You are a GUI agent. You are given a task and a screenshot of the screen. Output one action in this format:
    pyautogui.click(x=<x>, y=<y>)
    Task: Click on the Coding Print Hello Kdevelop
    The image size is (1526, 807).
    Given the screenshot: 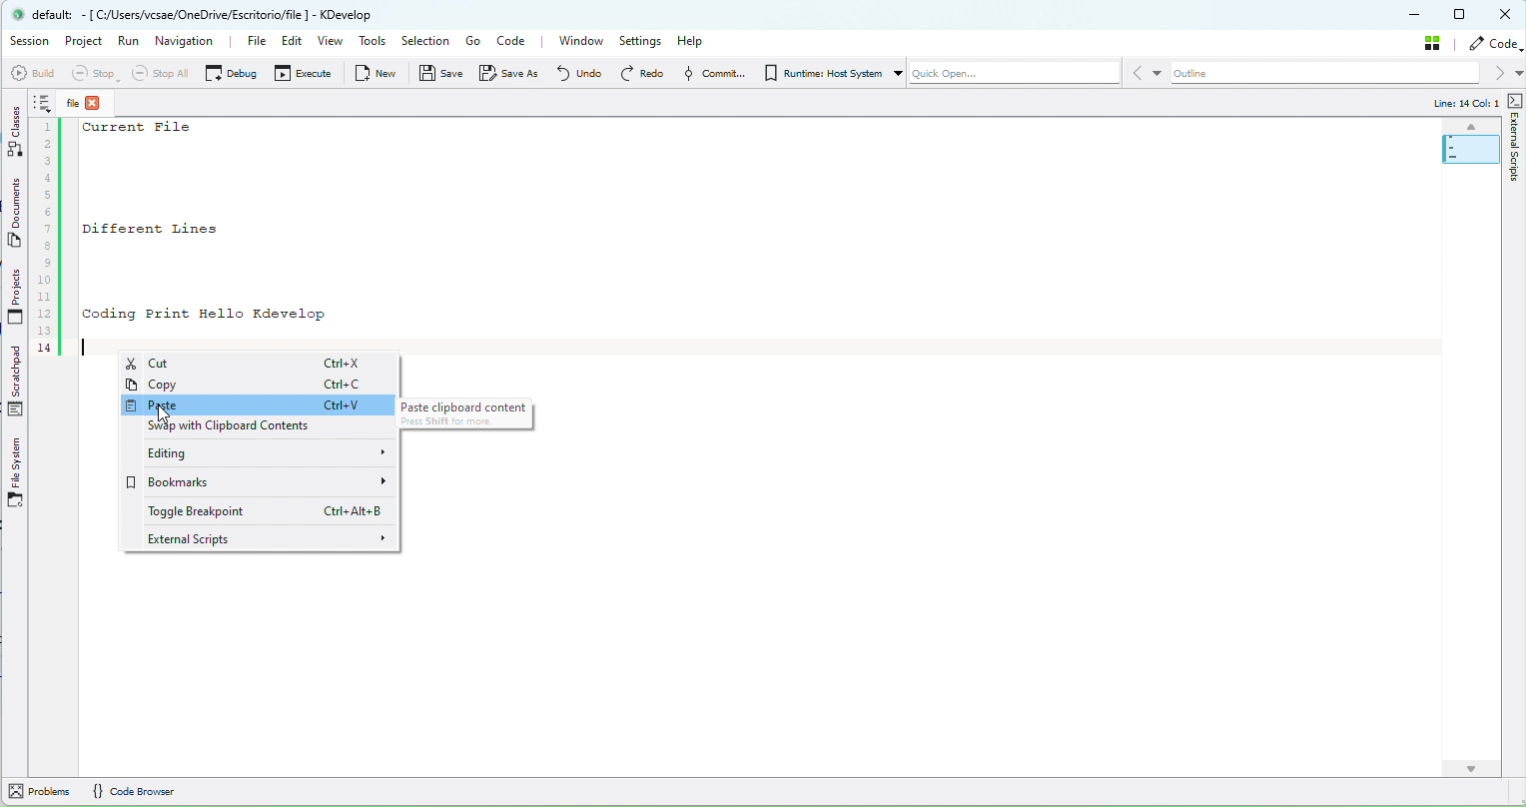 What is the action you would take?
    pyautogui.click(x=205, y=314)
    